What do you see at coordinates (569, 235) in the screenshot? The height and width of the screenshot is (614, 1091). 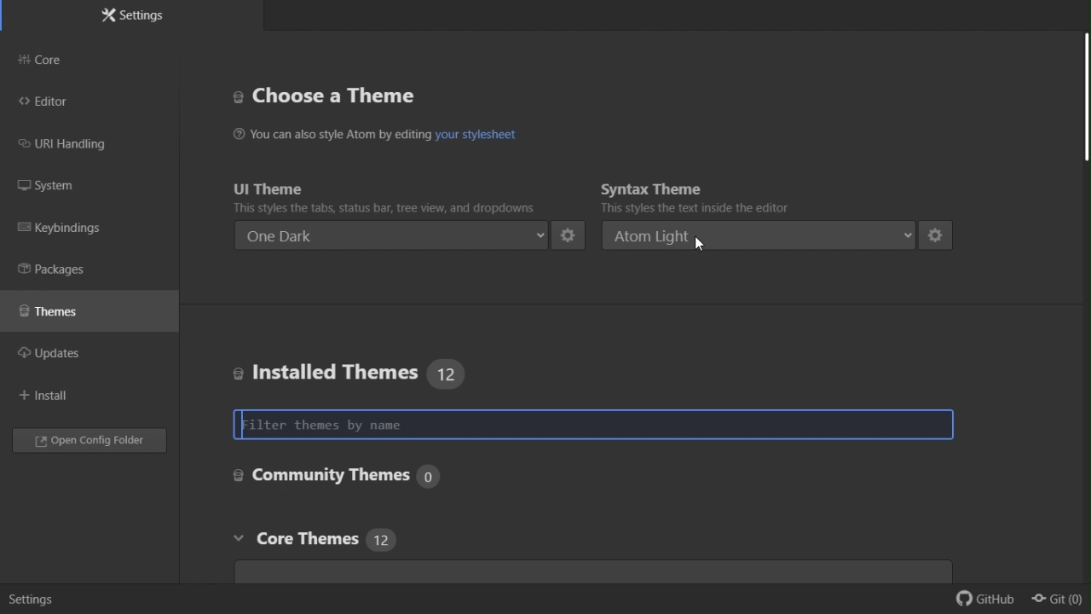 I see `settings` at bounding box center [569, 235].